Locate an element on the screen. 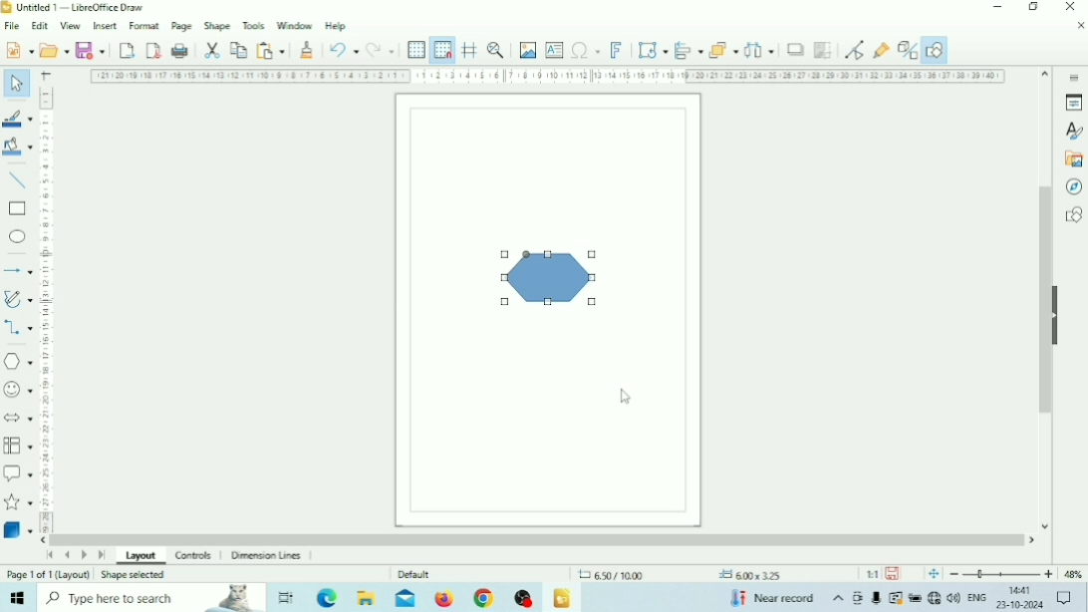 Image resolution: width=1088 pixels, height=612 pixels. Block Arrows is located at coordinates (18, 417).